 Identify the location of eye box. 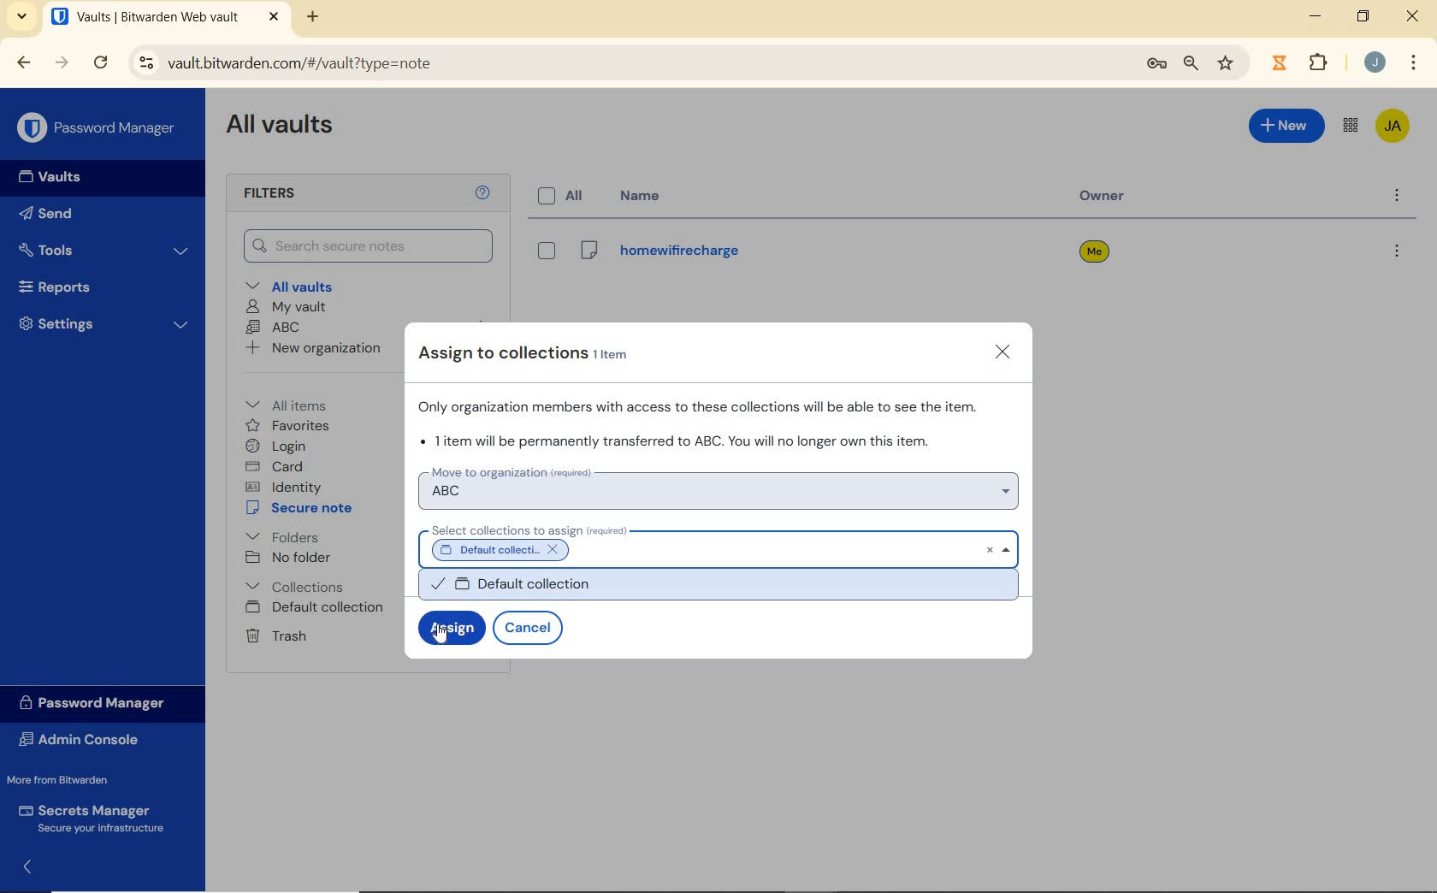
(545, 251).